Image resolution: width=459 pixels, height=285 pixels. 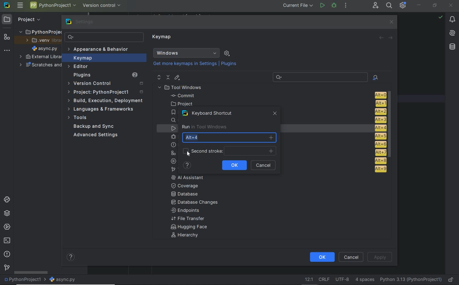 I want to click on Languages & frameworks, so click(x=102, y=110).